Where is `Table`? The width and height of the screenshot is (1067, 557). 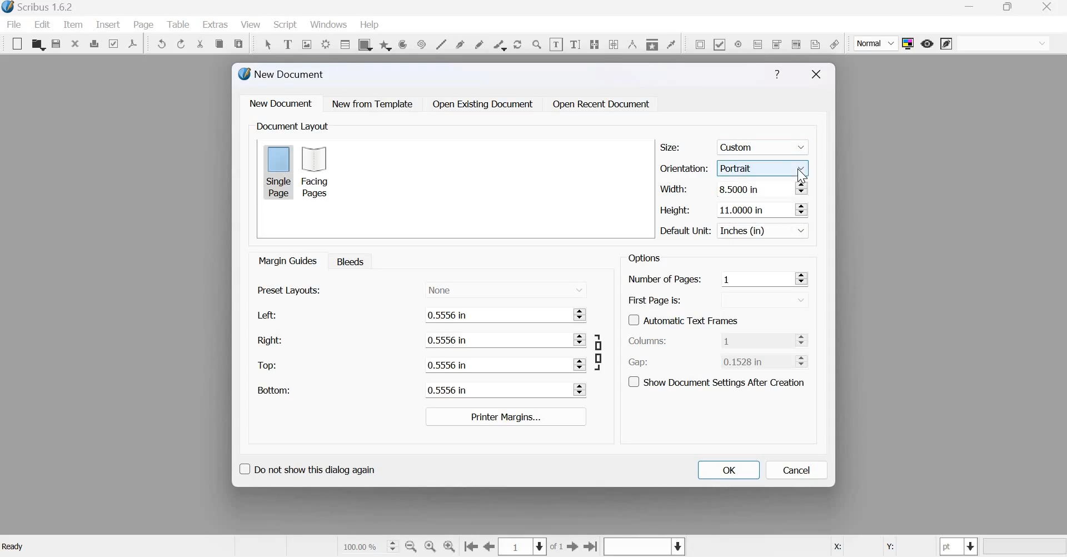
Table is located at coordinates (180, 24).